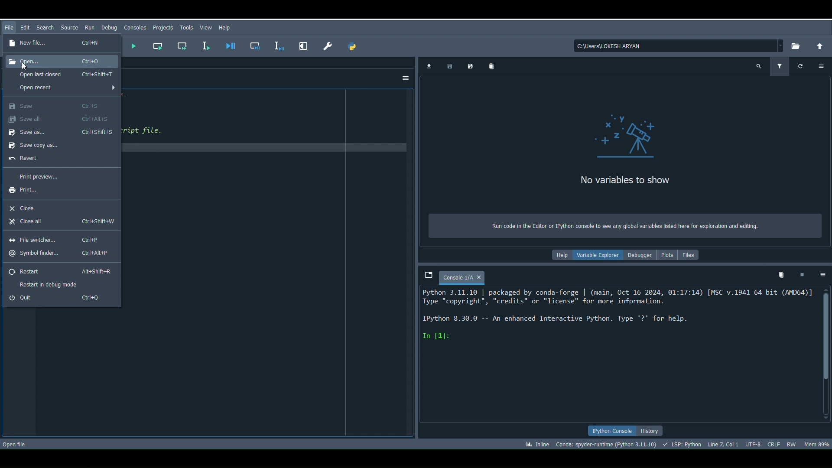 Image resolution: width=832 pixels, height=468 pixels. Describe the element at coordinates (60, 145) in the screenshot. I see `Save copy as` at that location.